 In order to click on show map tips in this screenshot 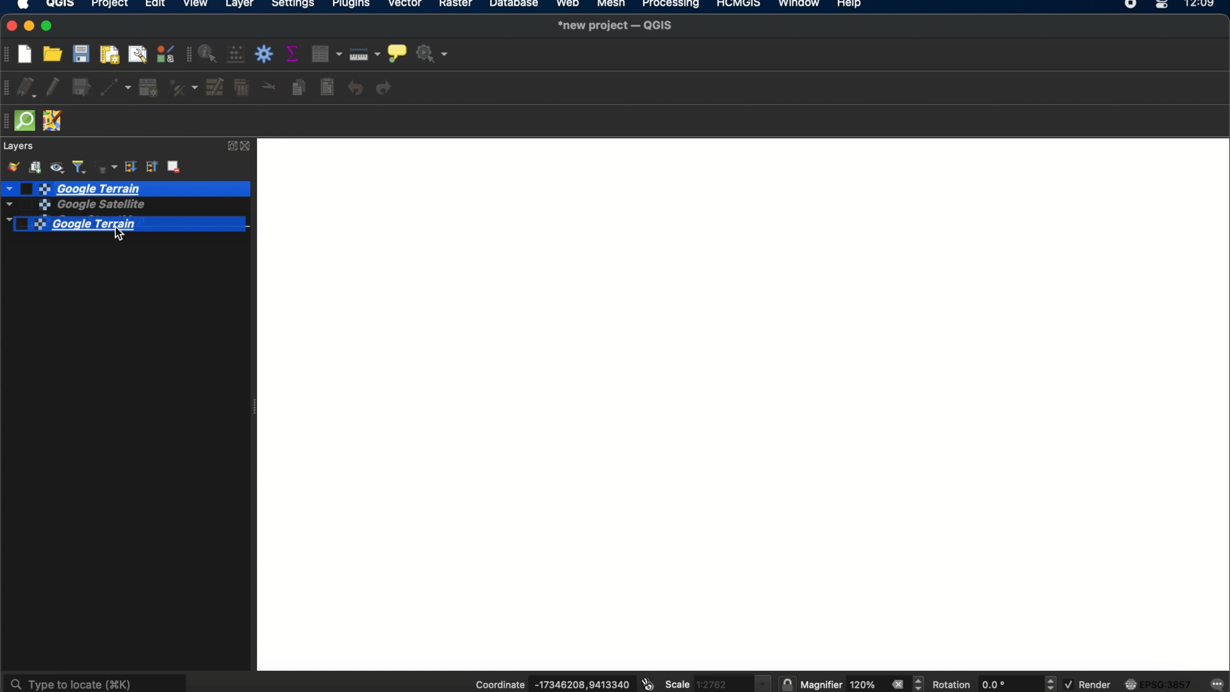, I will do `click(397, 52)`.